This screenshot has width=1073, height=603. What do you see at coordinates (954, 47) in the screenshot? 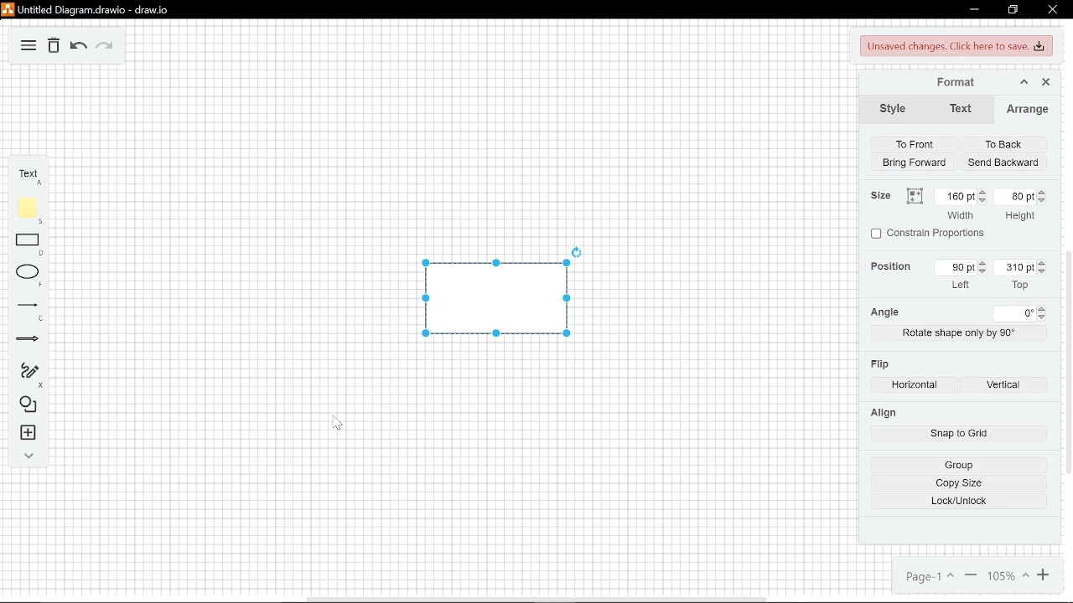
I see `unsaved changes. Click here to save ` at bounding box center [954, 47].